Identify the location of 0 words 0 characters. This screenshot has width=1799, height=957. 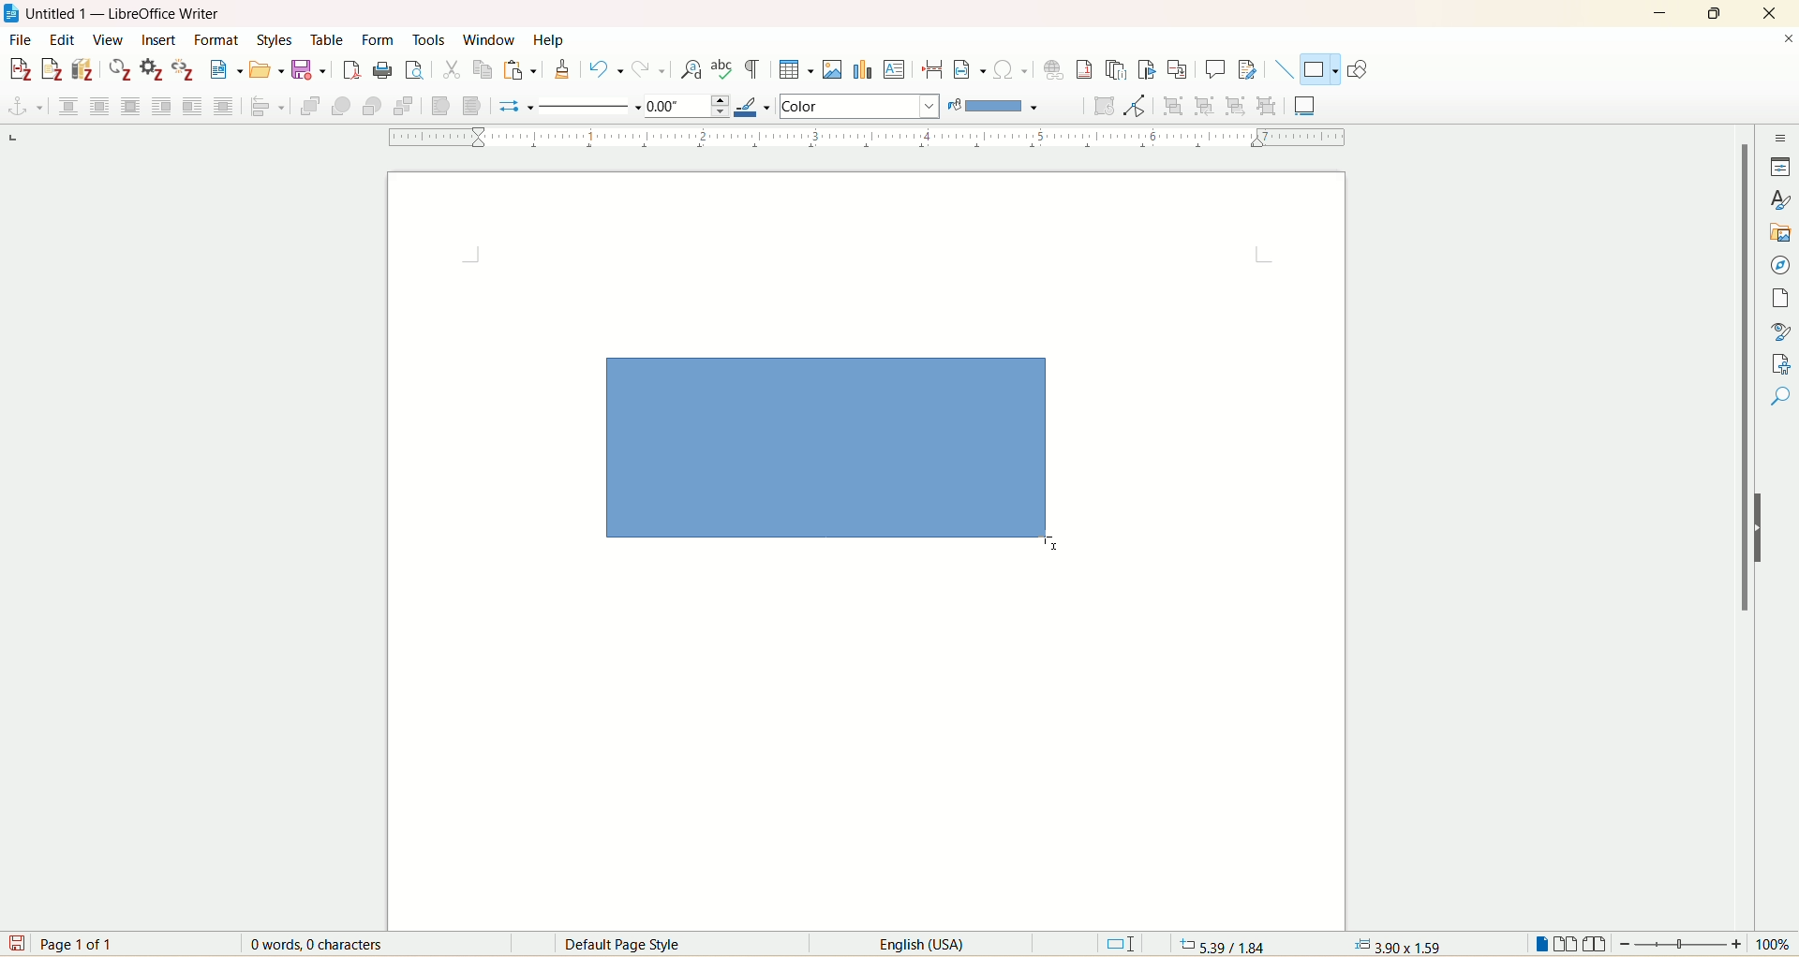
(329, 944).